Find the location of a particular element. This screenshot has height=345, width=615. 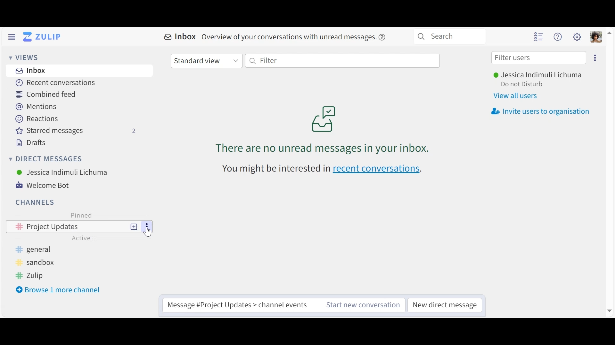

Inbox is located at coordinates (30, 71).